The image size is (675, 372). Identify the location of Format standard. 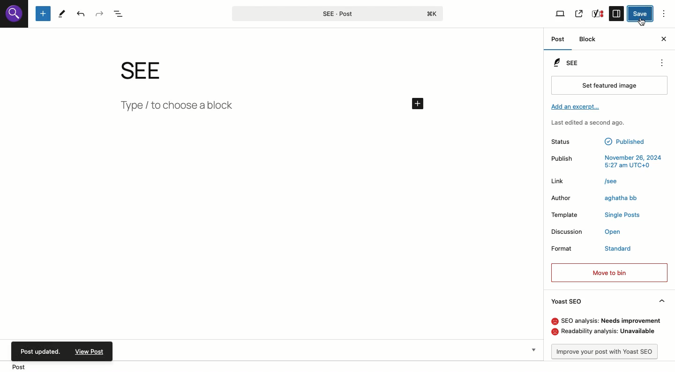
(592, 250).